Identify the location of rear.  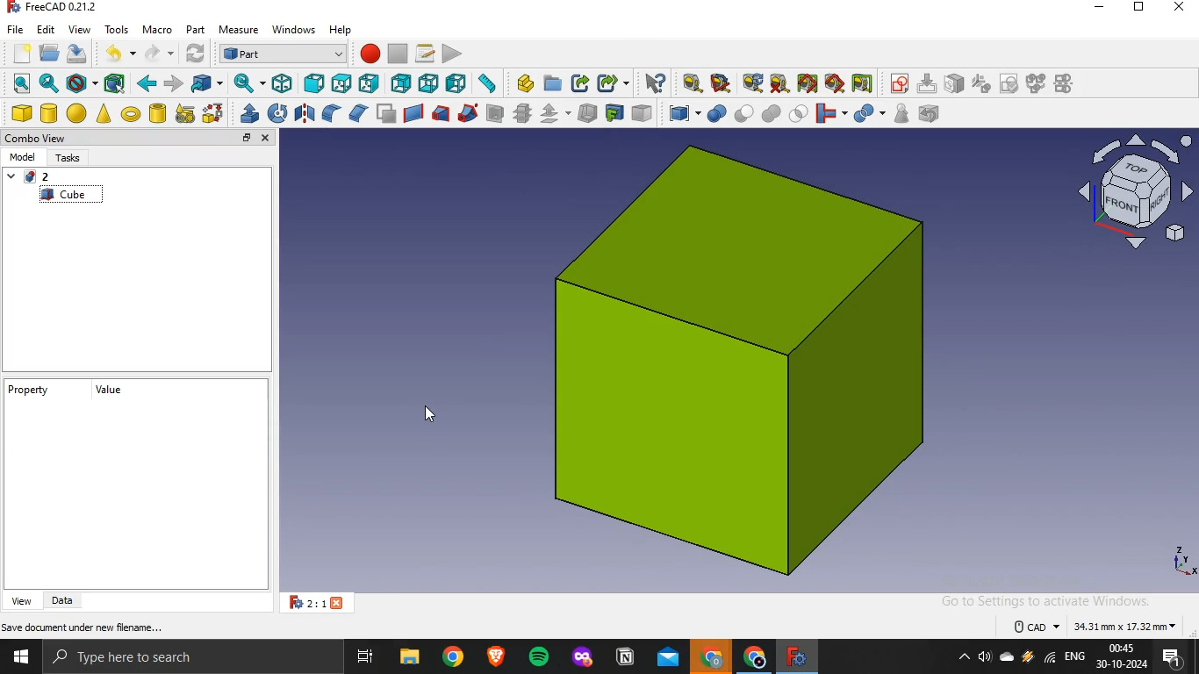
(400, 83).